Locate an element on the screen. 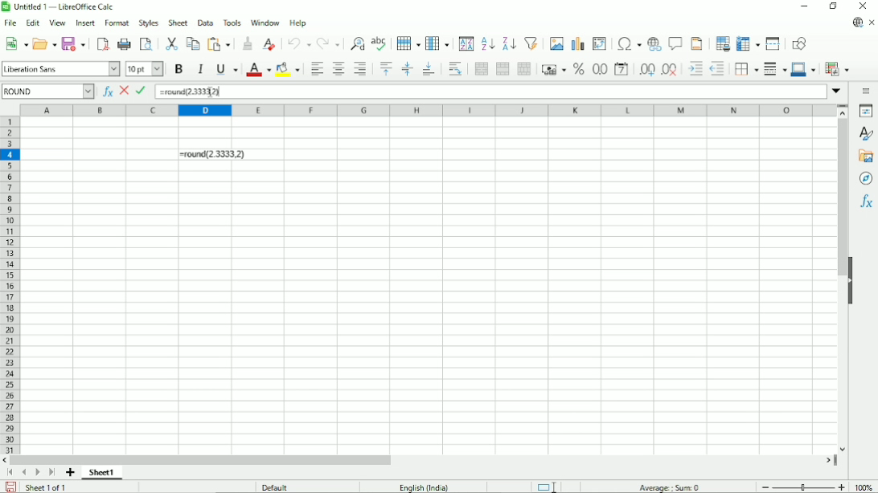 This screenshot has height=493, width=878. Split window is located at coordinates (773, 43).